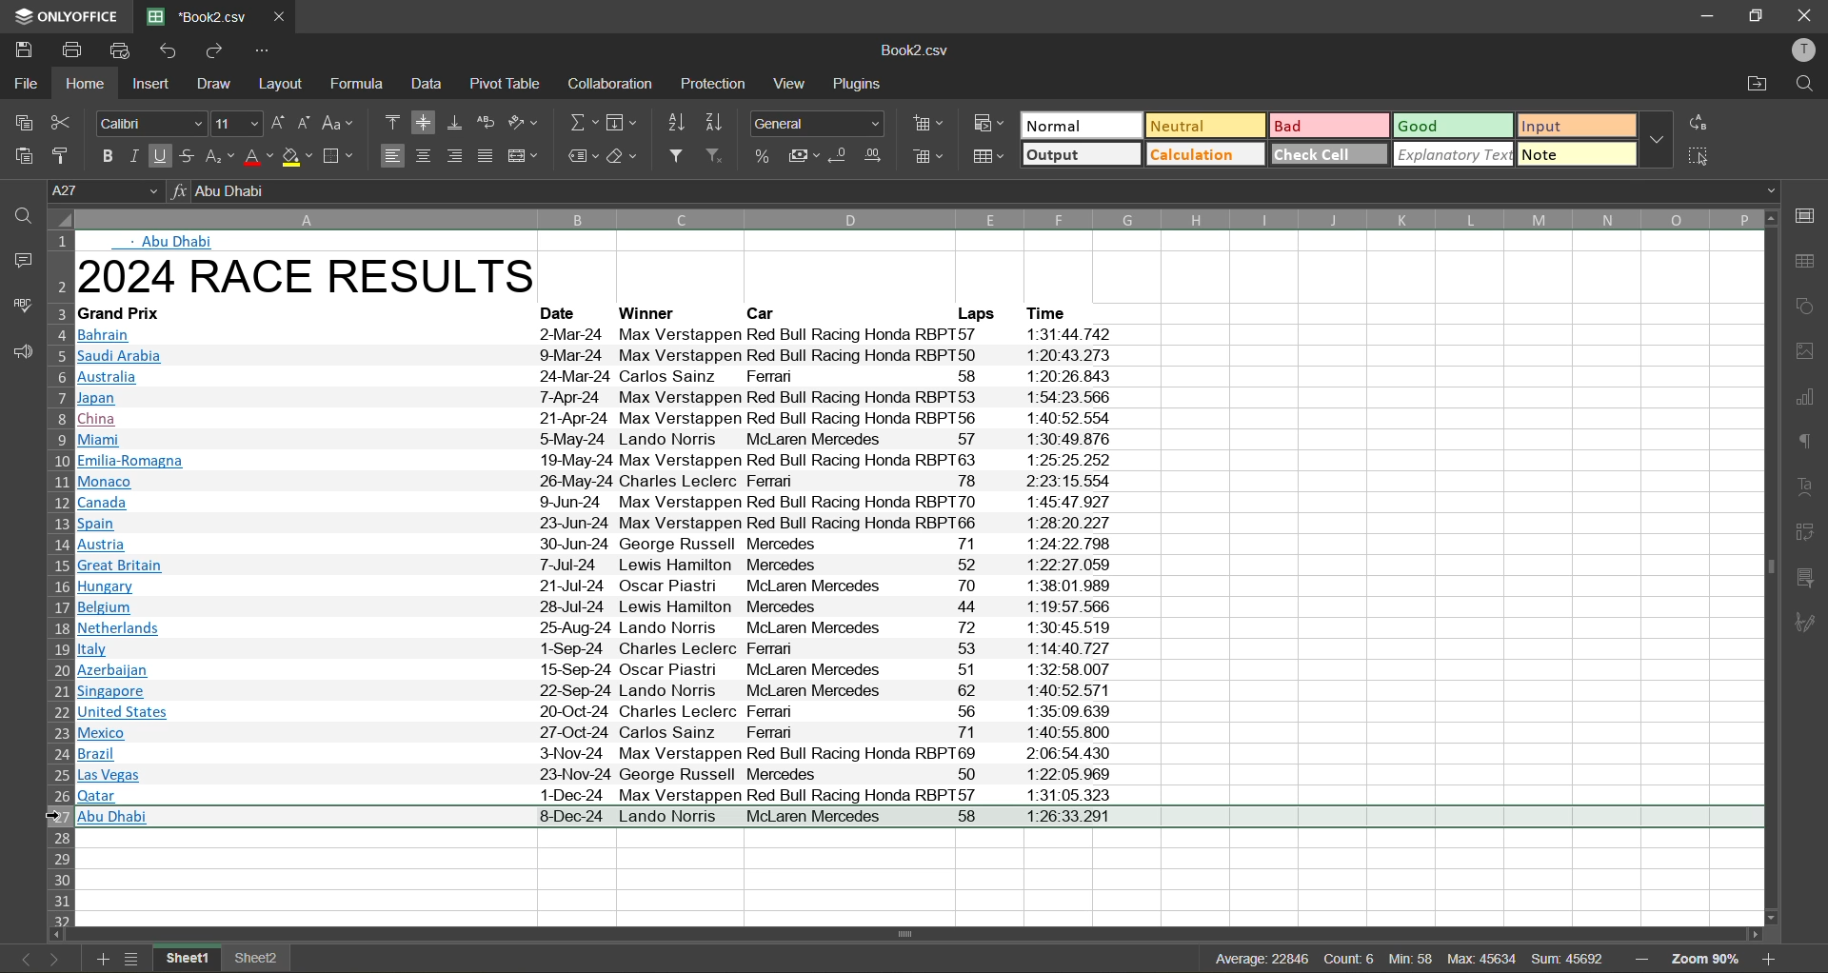 The image size is (1828, 973). What do you see at coordinates (1333, 125) in the screenshot?
I see `bad` at bounding box center [1333, 125].